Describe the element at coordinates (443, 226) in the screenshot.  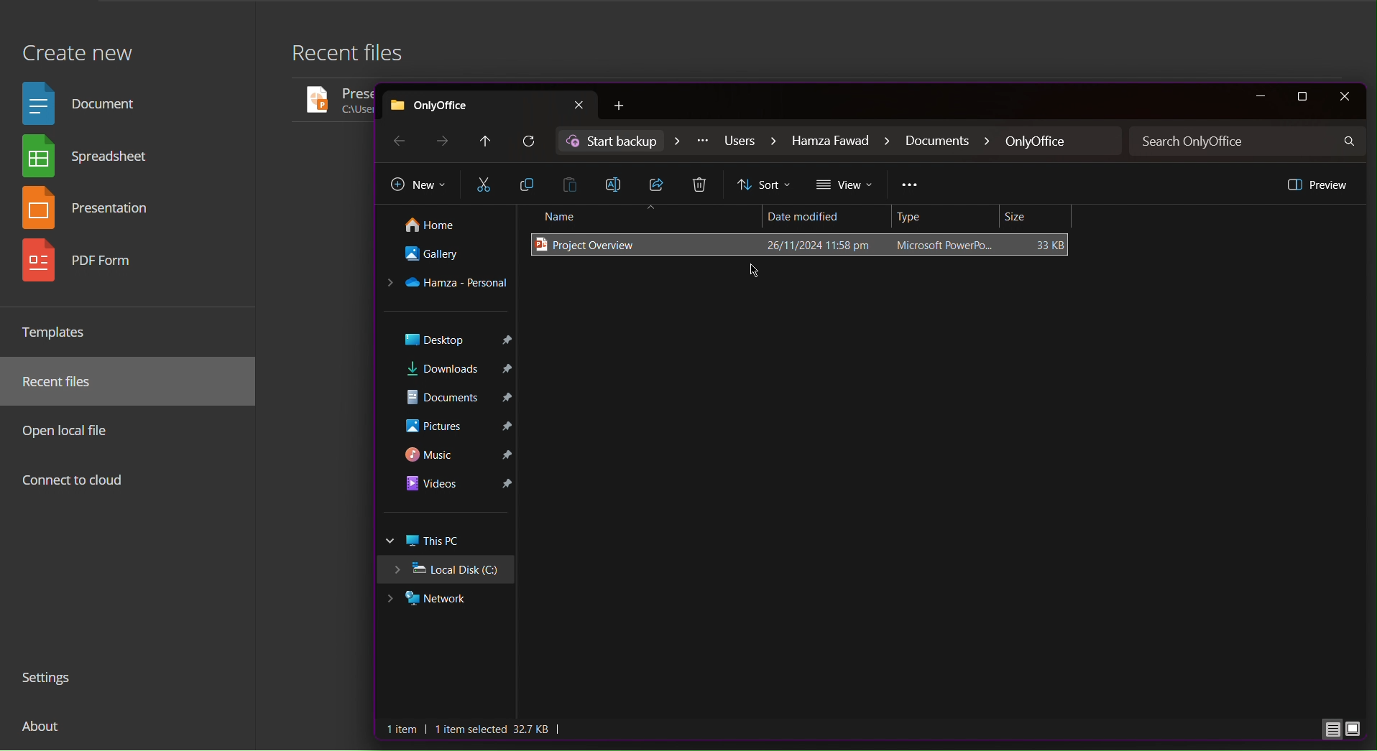
I see `Home` at that location.